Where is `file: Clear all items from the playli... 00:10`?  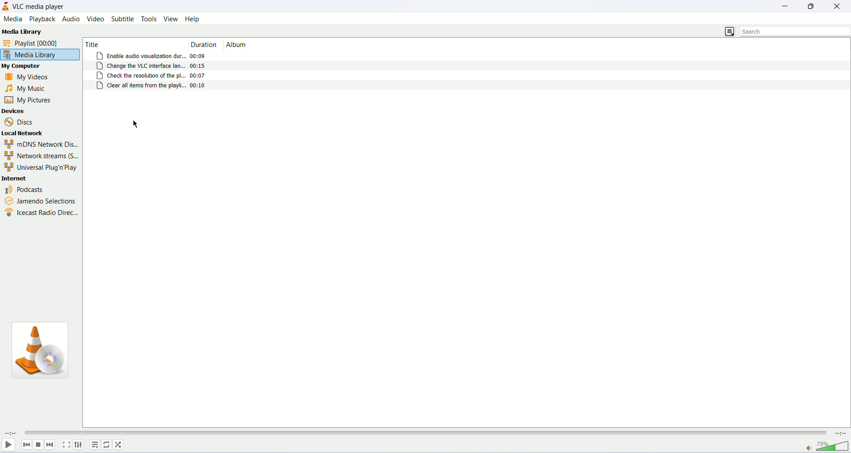
file: Clear all items from the playli... 00:10 is located at coordinates (152, 86).